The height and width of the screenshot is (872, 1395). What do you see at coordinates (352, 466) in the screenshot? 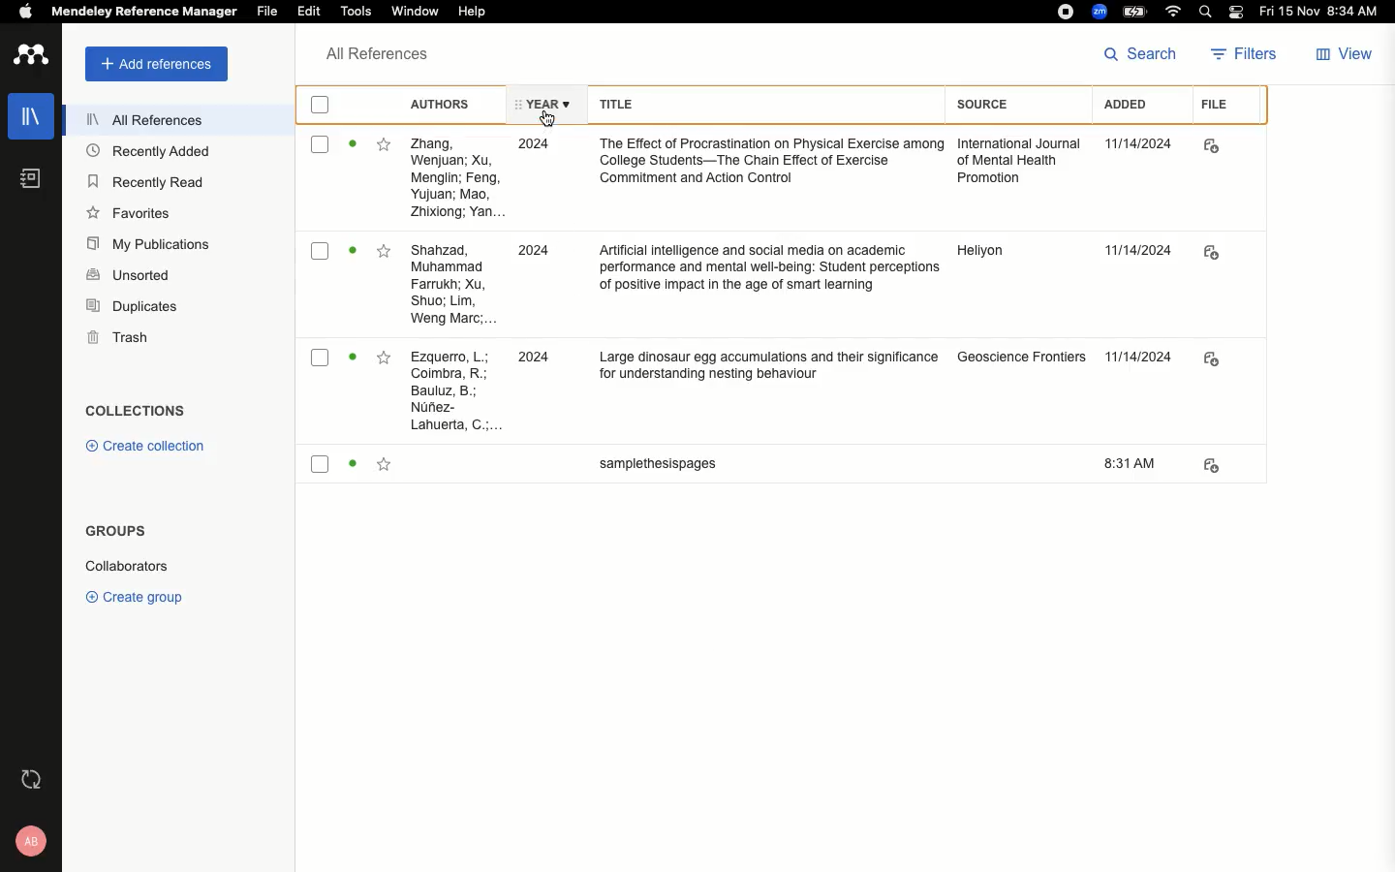
I see `view status` at bounding box center [352, 466].